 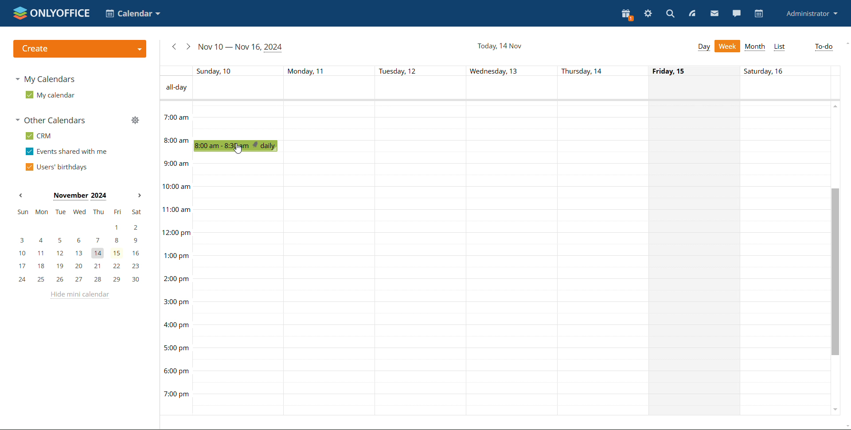 I want to click on calendar, so click(x=758, y=14).